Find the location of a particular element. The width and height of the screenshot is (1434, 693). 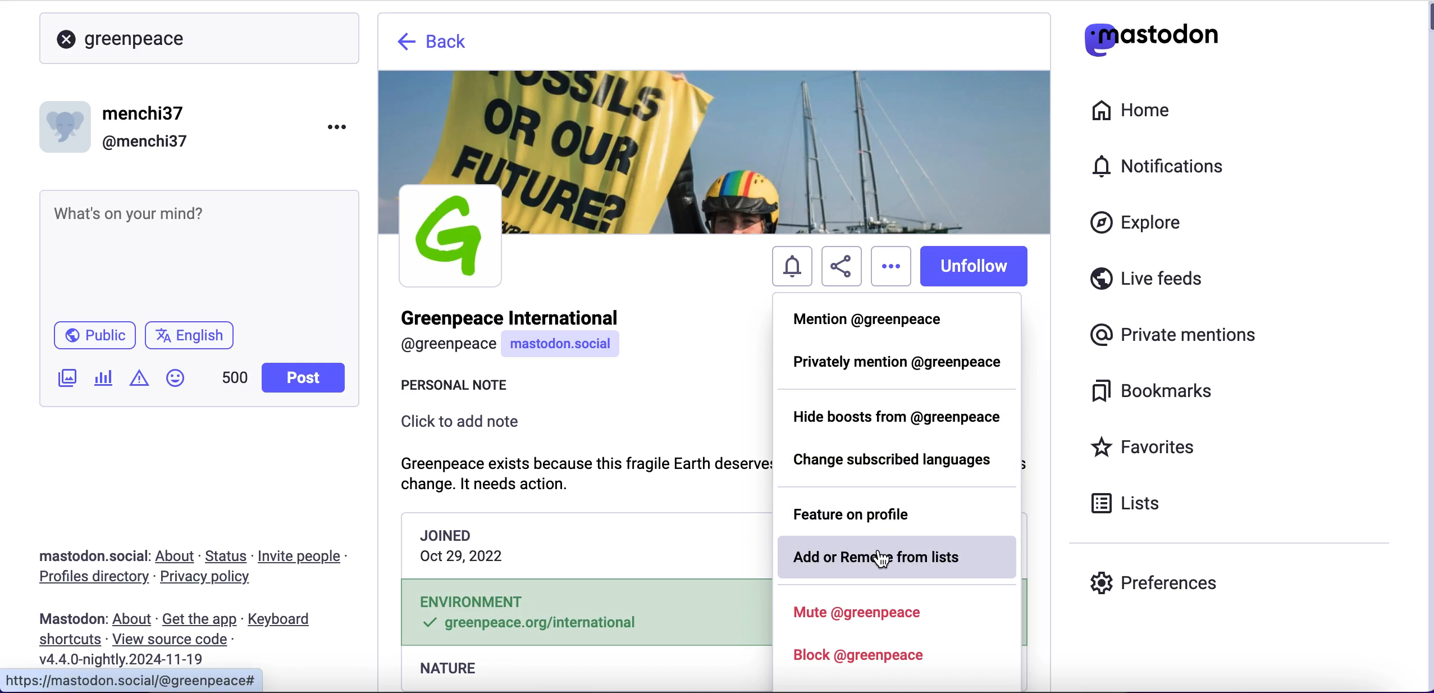

greenpeace is located at coordinates (140, 38).